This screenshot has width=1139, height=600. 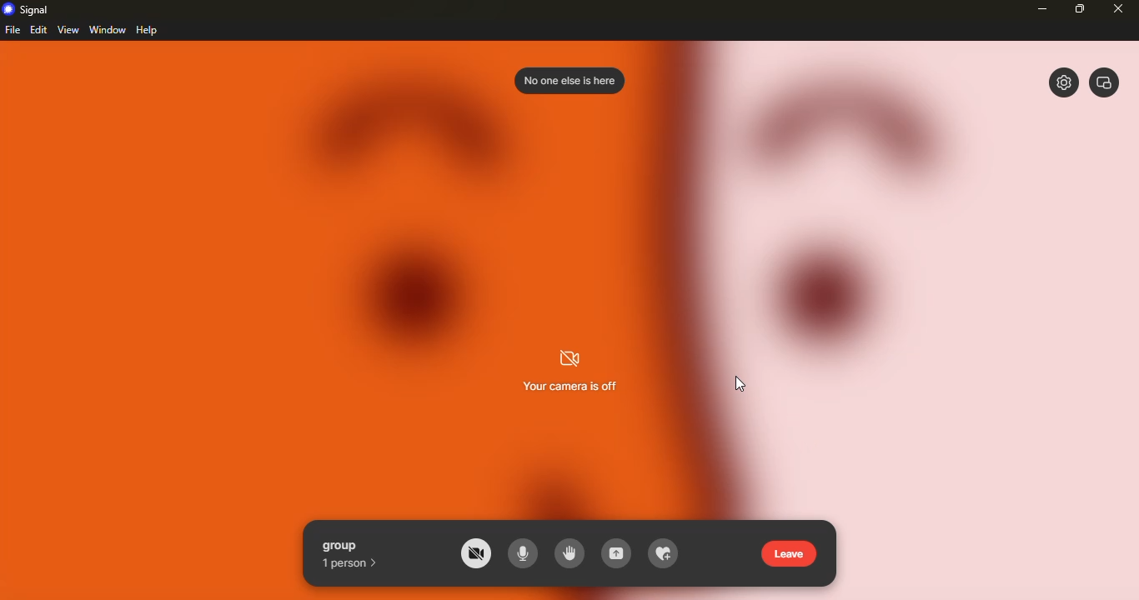 What do you see at coordinates (353, 563) in the screenshot?
I see `1 person` at bounding box center [353, 563].